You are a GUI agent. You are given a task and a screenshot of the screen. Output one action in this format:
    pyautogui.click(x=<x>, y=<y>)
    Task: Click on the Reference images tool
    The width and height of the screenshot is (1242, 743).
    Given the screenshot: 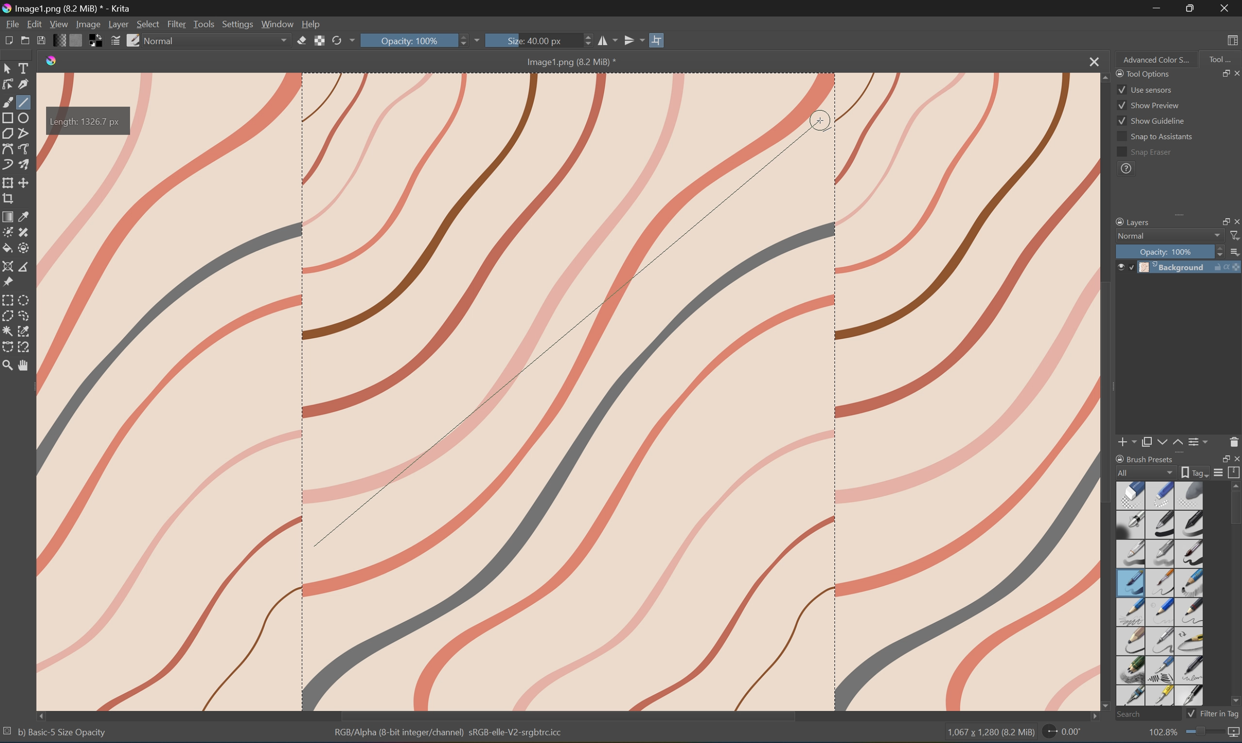 What is the action you would take?
    pyautogui.click(x=8, y=283)
    